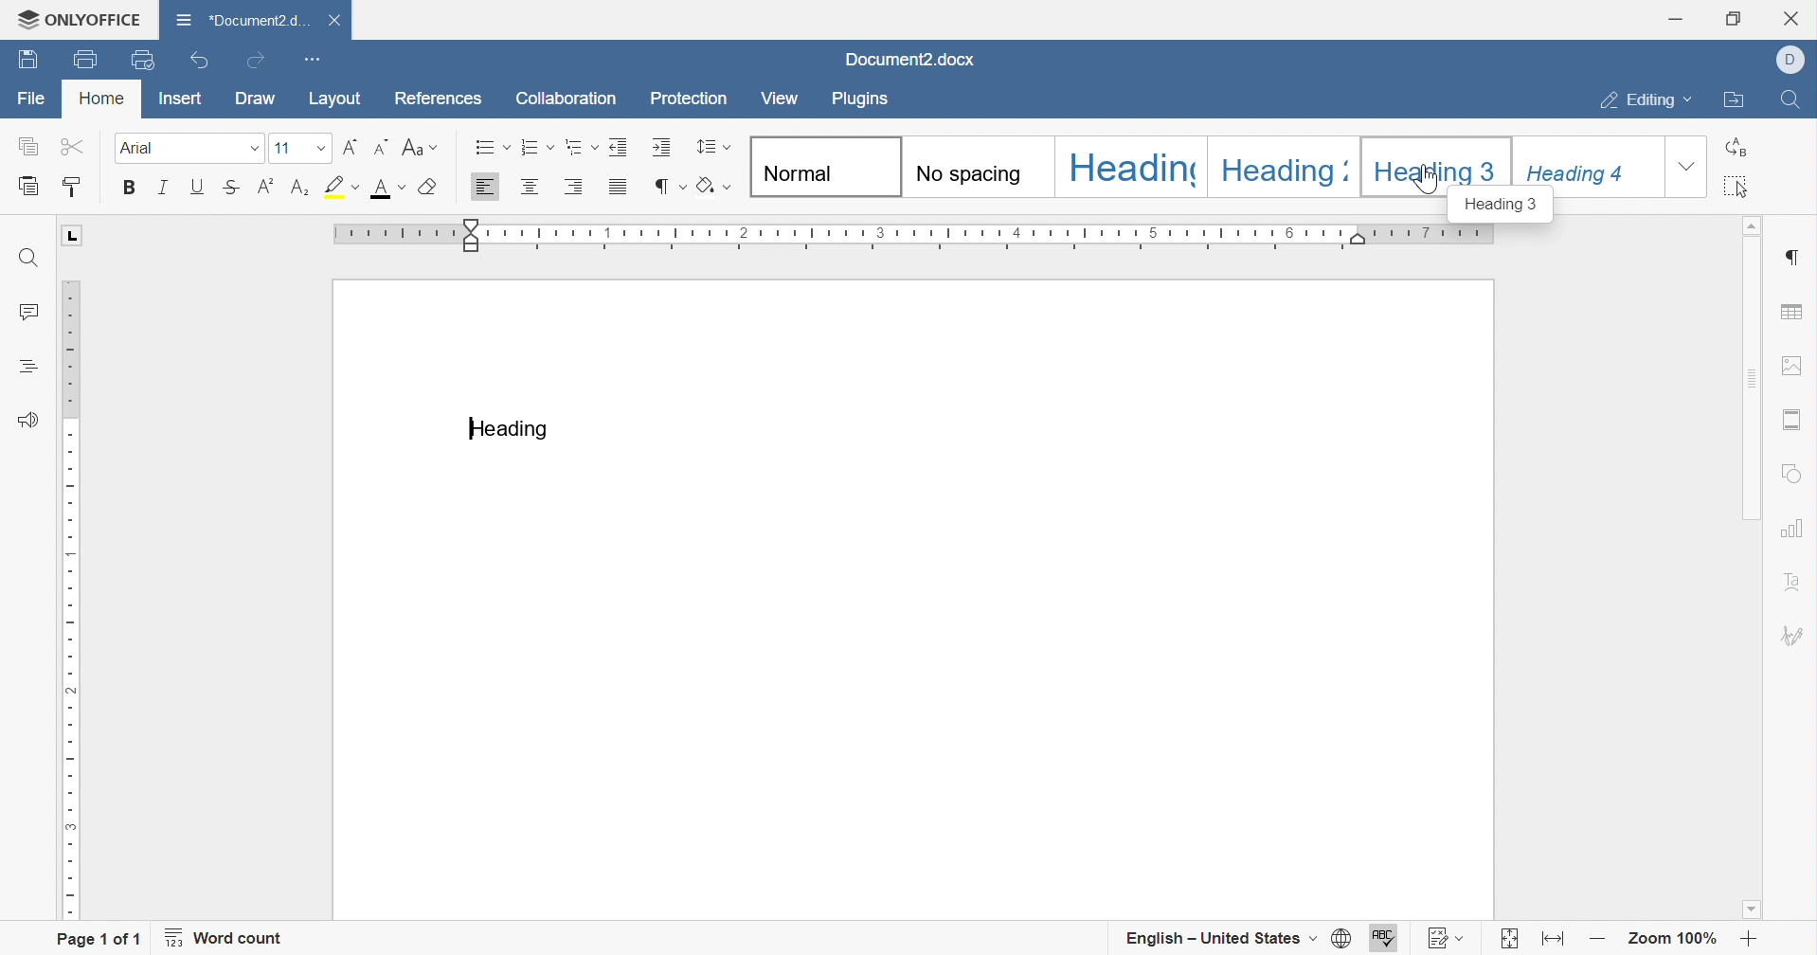 This screenshot has height=955, width=1817. Describe the element at coordinates (1745, 939) in the screenshot. I see `Zoom In` at that location.